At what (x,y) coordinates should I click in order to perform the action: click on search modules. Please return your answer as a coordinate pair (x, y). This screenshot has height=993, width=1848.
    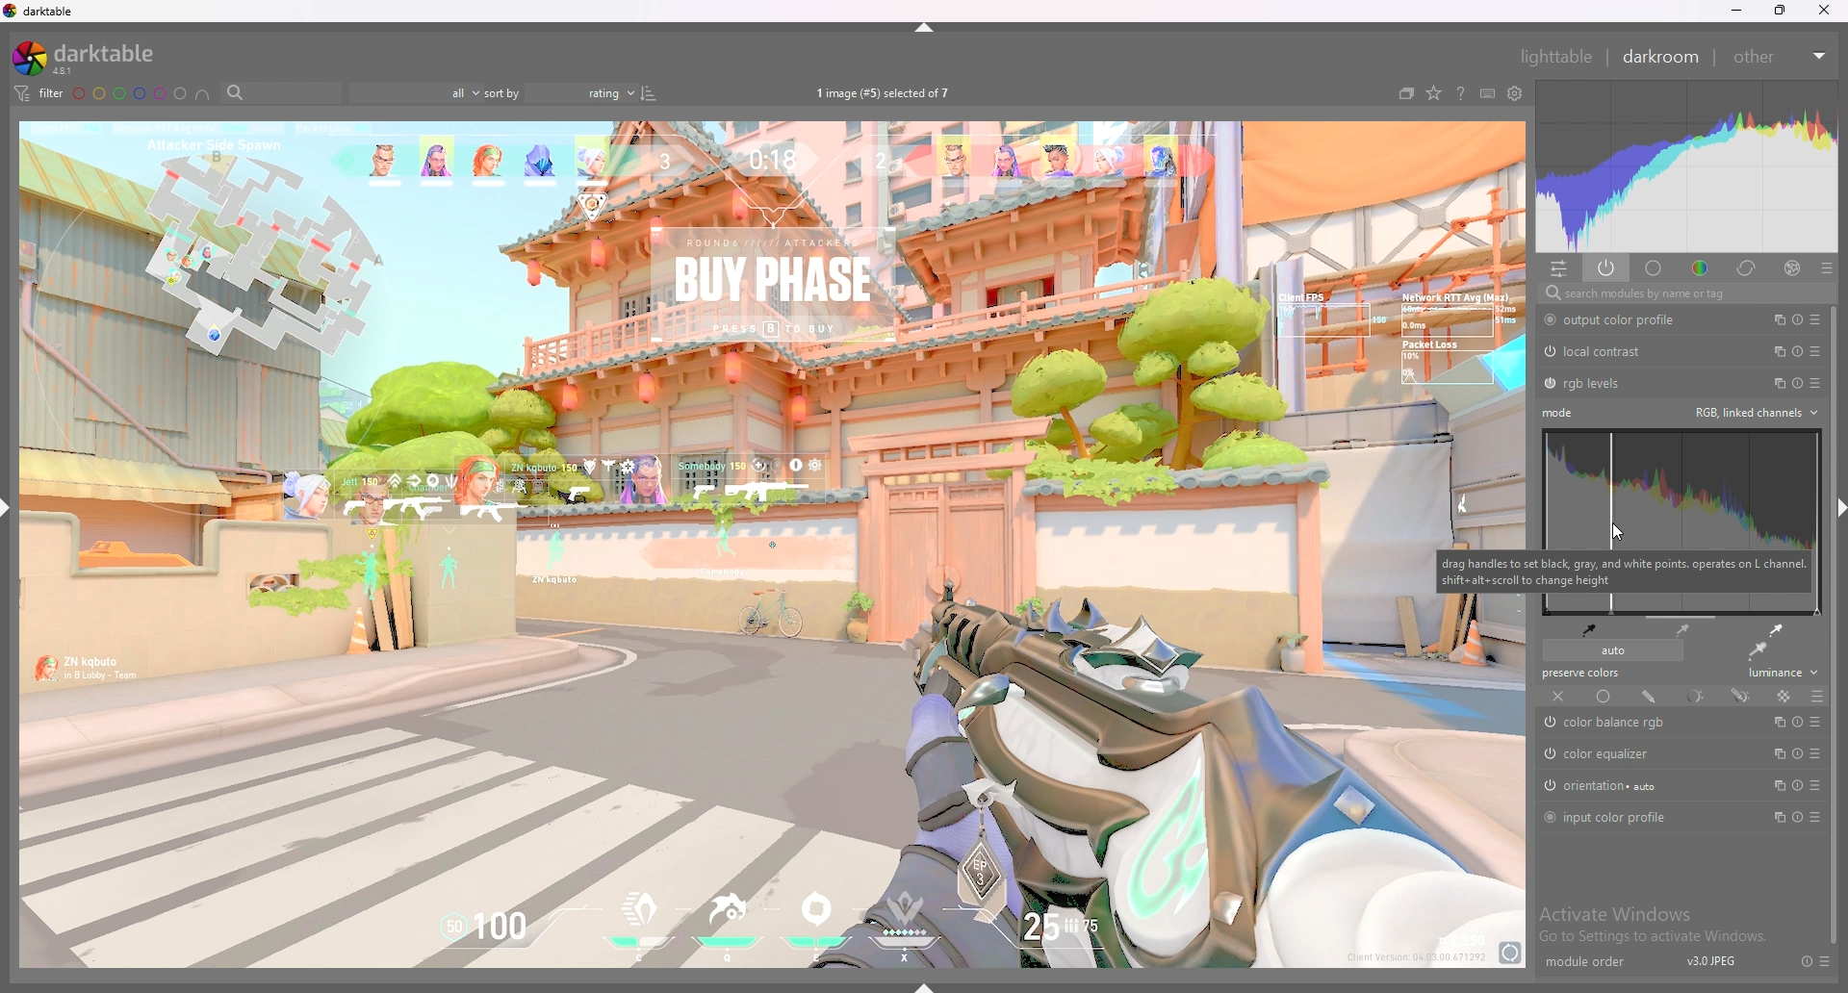
    Looking at the image, I should click on (1681, 294).